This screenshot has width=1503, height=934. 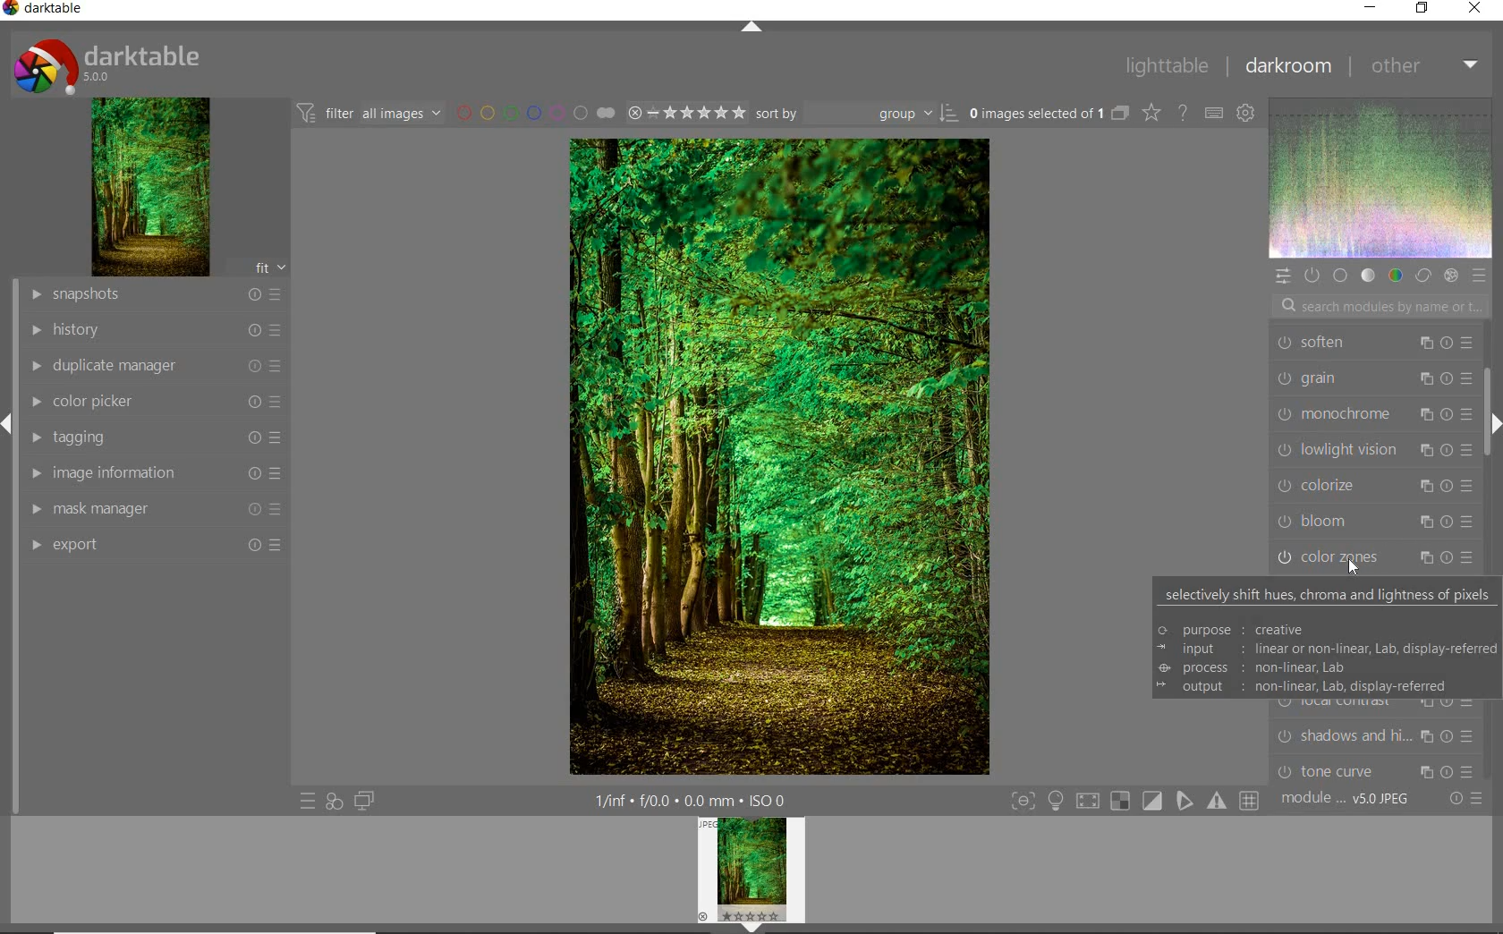 I want to click on SELECTED IMAGE, so click(x=1035, y=115).